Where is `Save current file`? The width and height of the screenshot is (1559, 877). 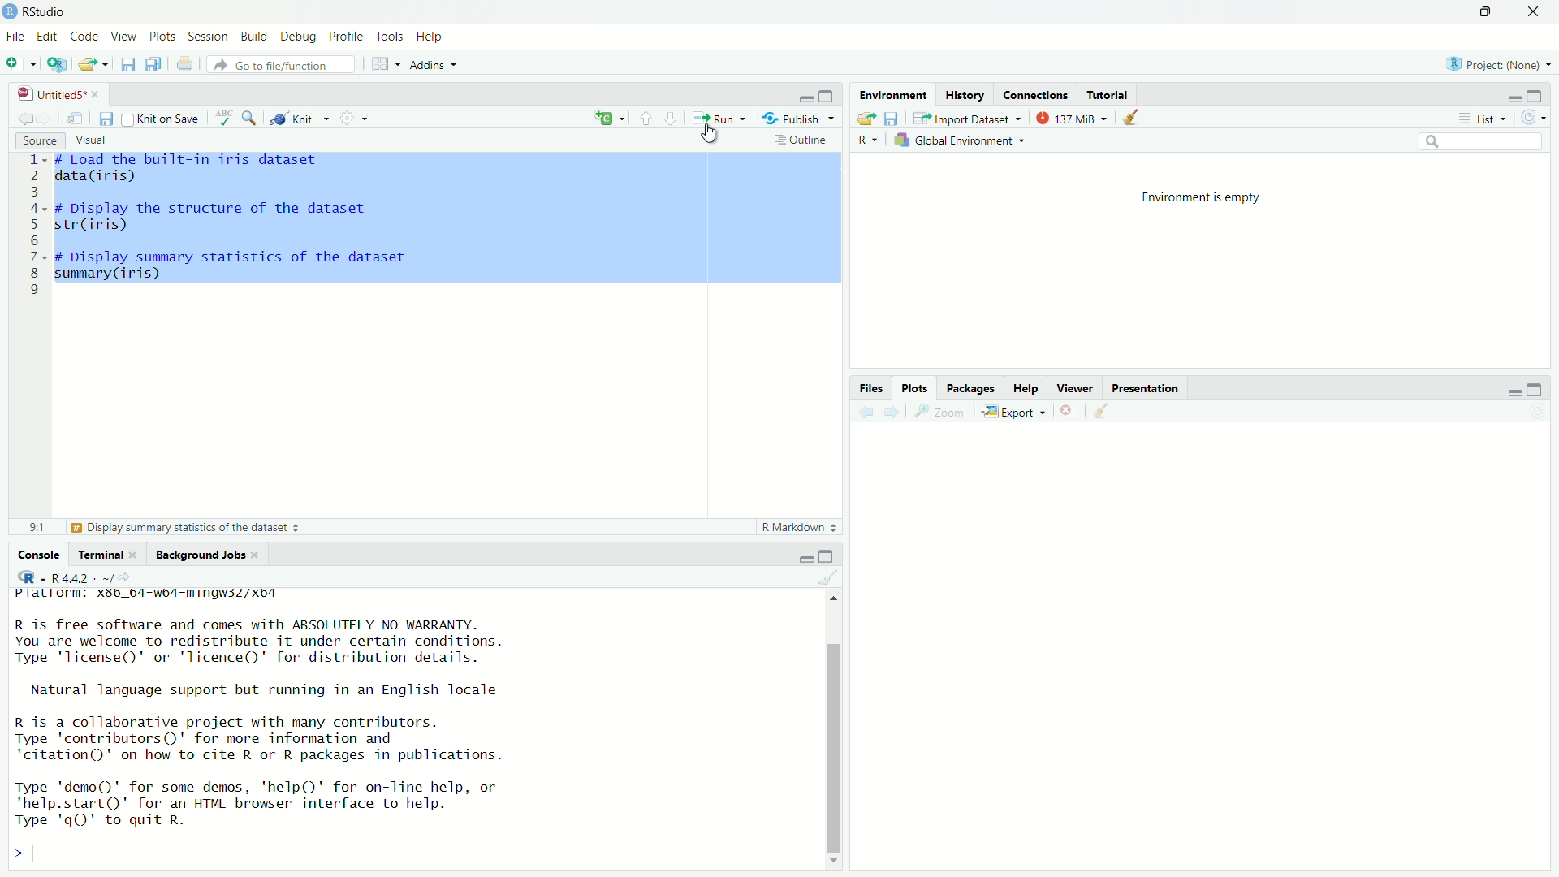
Save current file is located at coordinates (127, 65).